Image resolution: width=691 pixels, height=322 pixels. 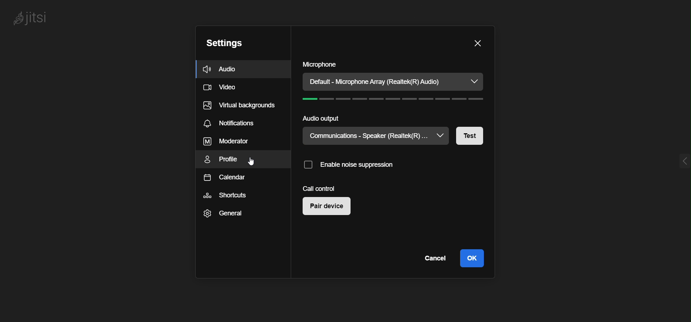 I want to click on expand, so click(x=681, y=159).